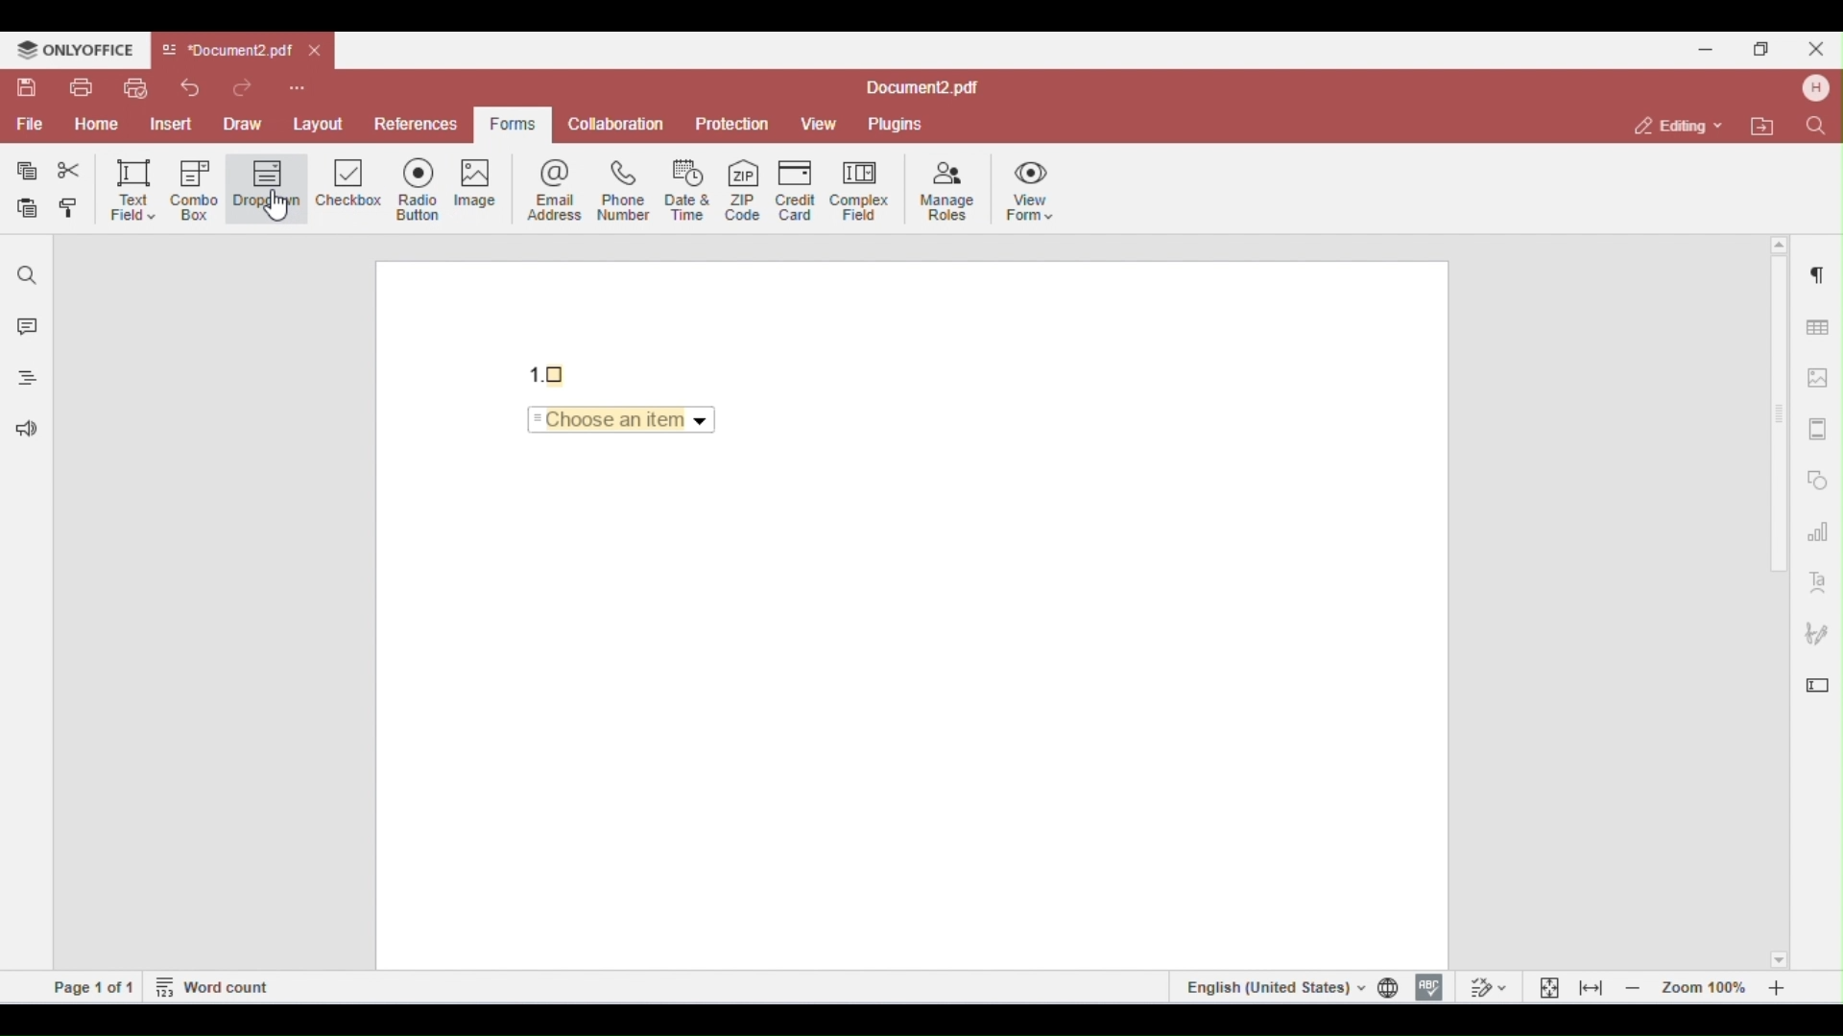  I want to click on spelling, so click(1429, 985).